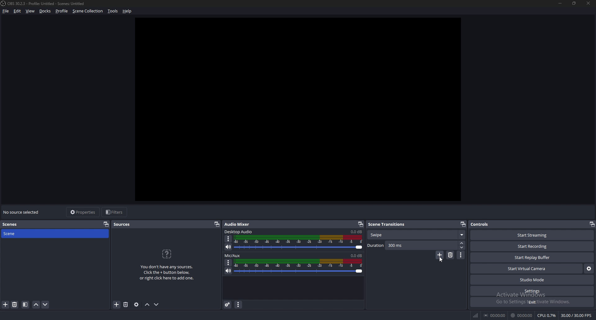 The image size is (596, 320). Describe the element at coordinates (228, 239) in the screenshot. I see `options` at that location.